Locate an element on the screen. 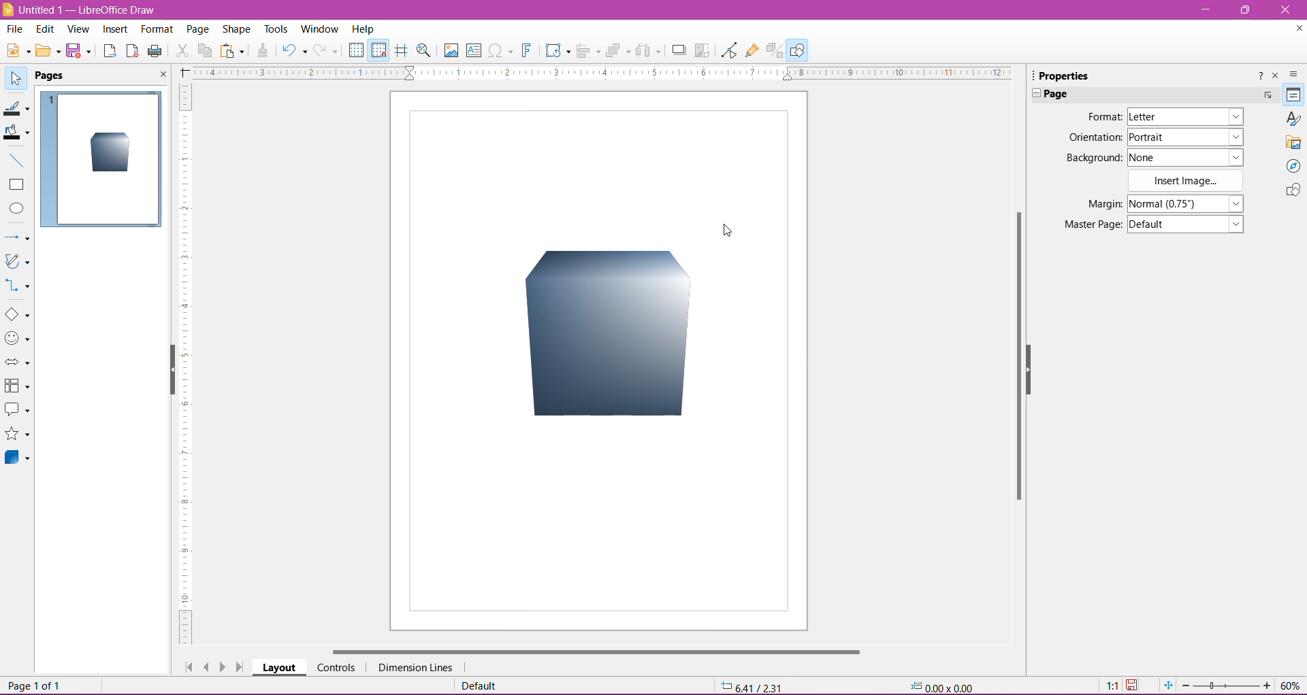 This screenshot has width=1307, height=695. Stars and Banners is located at coordinates (18, 435).